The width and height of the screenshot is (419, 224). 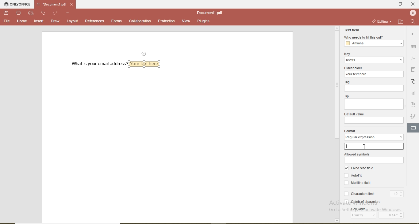 I want to click on insert, so click(x=39, y=21).